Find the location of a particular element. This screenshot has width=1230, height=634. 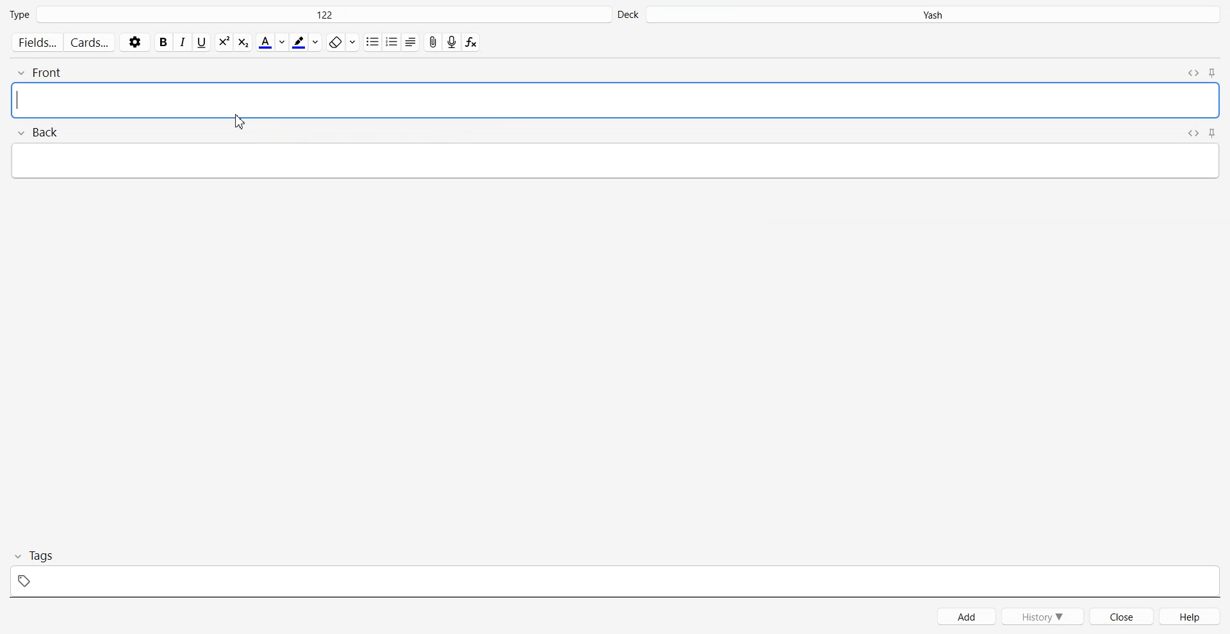

cursor is located at coordinates (240, 122).